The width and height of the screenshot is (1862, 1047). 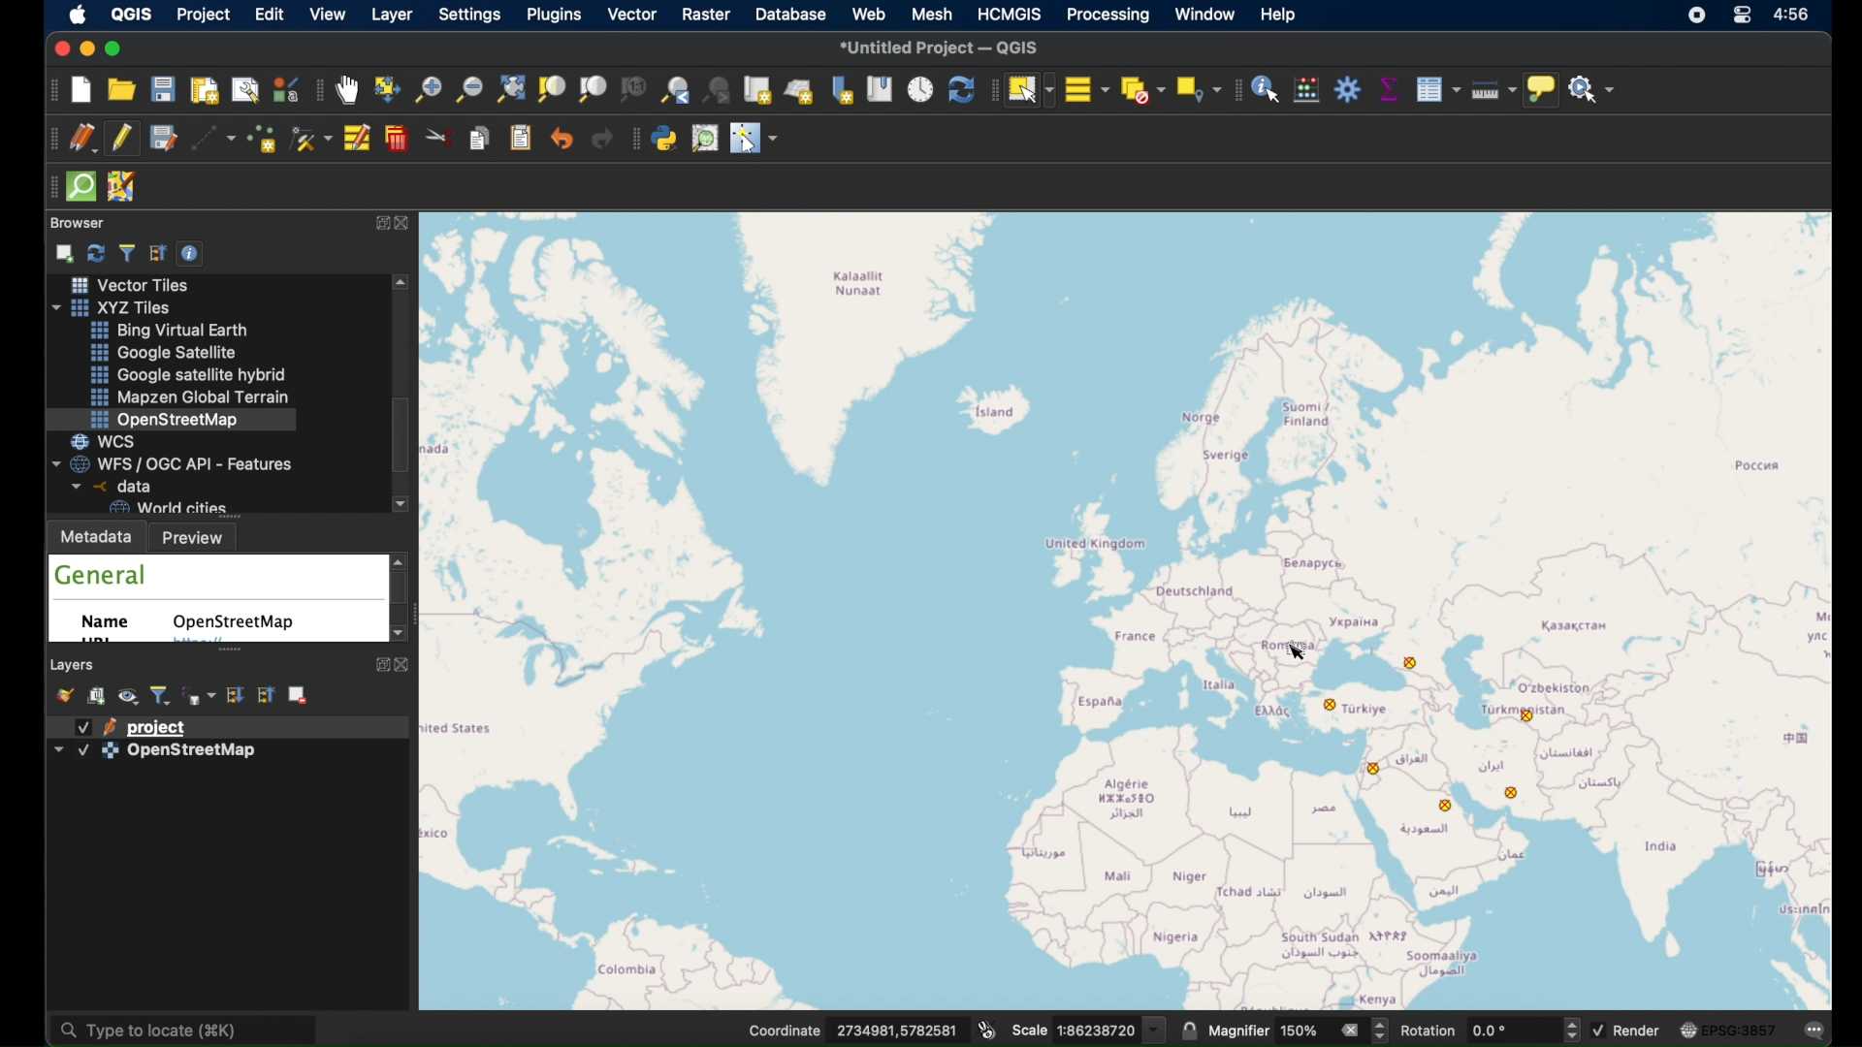 What do you see at coordinates (97, 535) in the screenshot?
I see `metadata` at bounding box center [97, 535].